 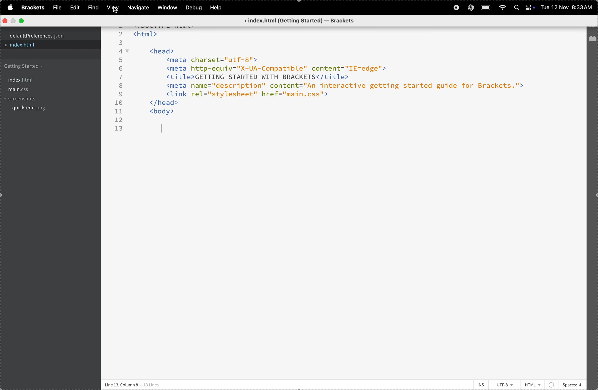 I want to click on date and time, so click(x=567, y=8).